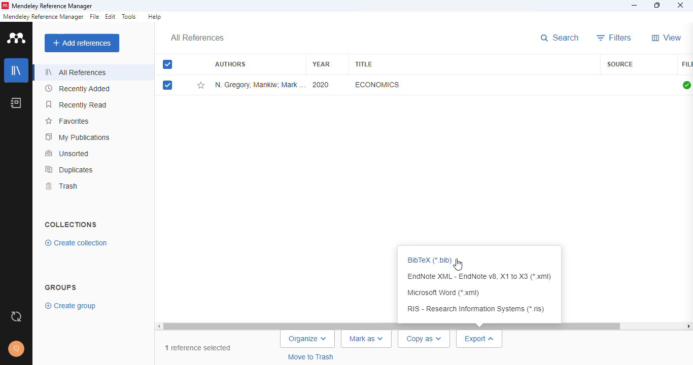 Image resolution: width=693 pixels, height=365 pixels. What do you see at coordinates (167, 64) in the screenshot?
I see `selected` at bounding box center [167, 64].